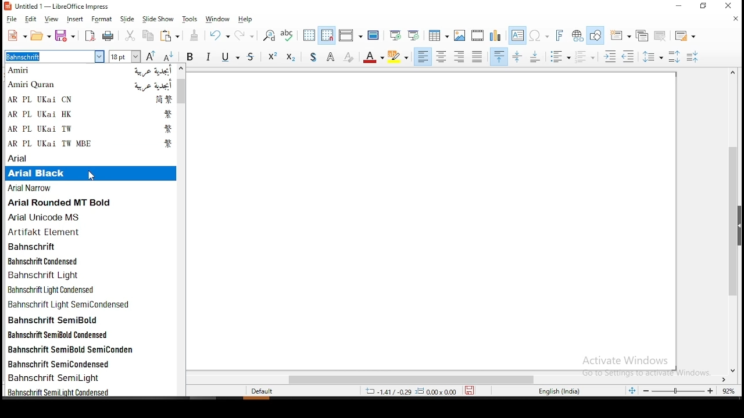 This screenshot has height=418, width=744. What do you see at coordinates (273, 57) in the screenshot?
I see `superscript` at bounding box center [273, 57].